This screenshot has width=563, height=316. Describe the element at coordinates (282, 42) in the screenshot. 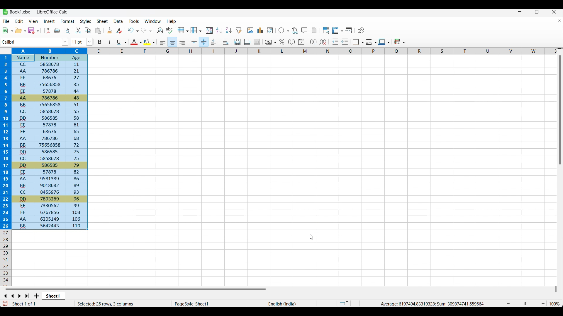

I see `Format as percent` at that location.